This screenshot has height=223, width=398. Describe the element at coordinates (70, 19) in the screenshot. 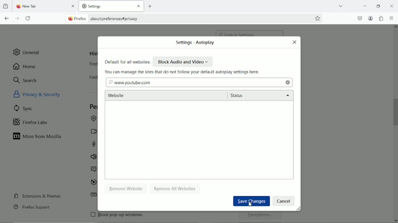

I see `firefox logo` at that location.